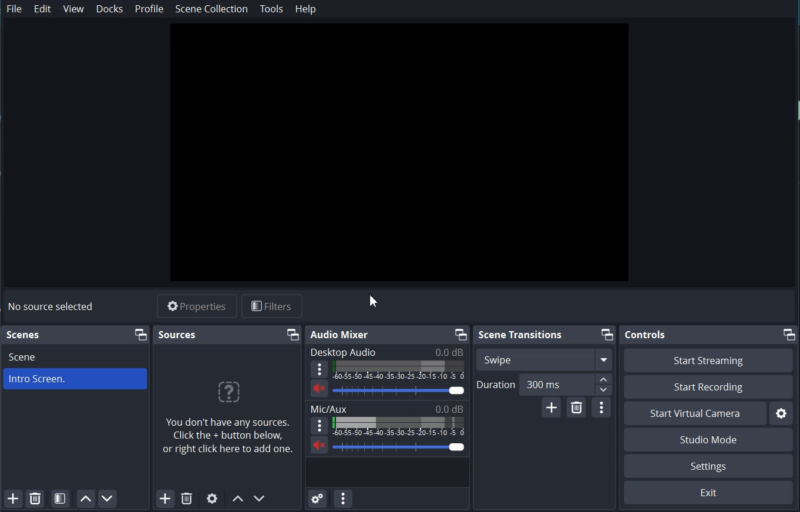 This screenshot has width=800, height=512. Describe the element at coordinates (320, 425) in the screenshot. I see `More` at that location.